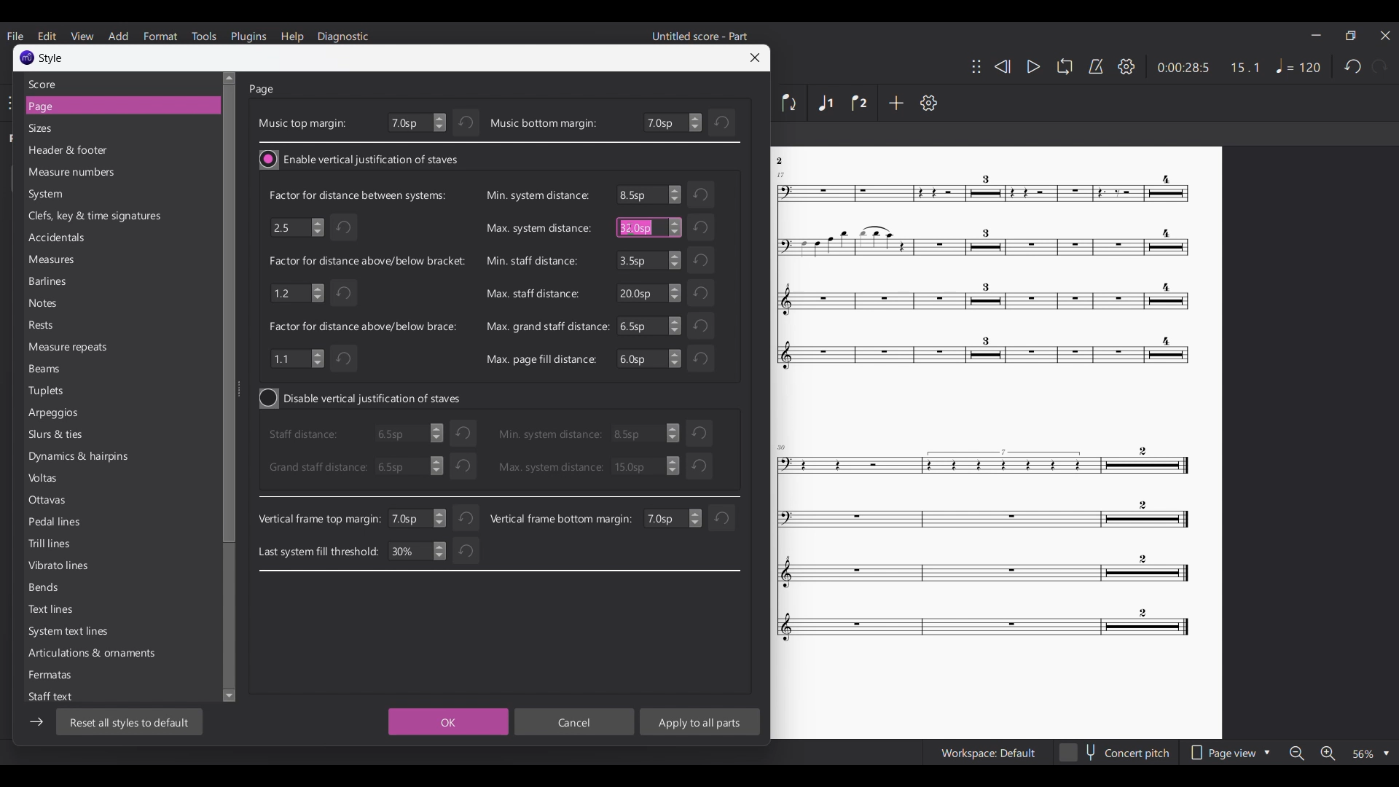  Describe the element at coordinates (981, 548) in the screenshot. I see `` at that location.